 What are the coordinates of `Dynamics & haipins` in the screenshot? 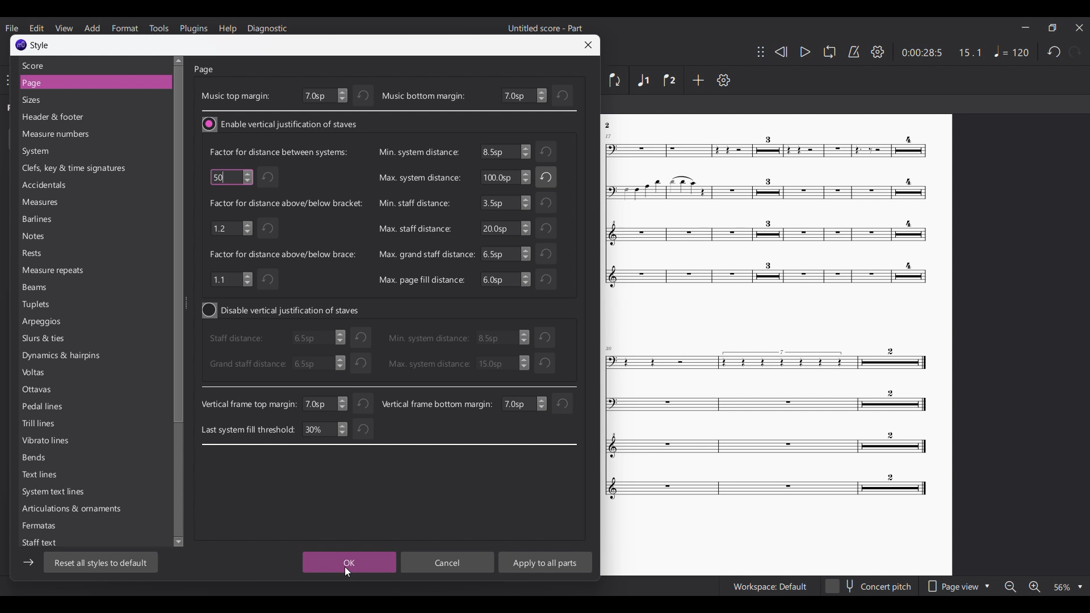 It's located at (63, 358).